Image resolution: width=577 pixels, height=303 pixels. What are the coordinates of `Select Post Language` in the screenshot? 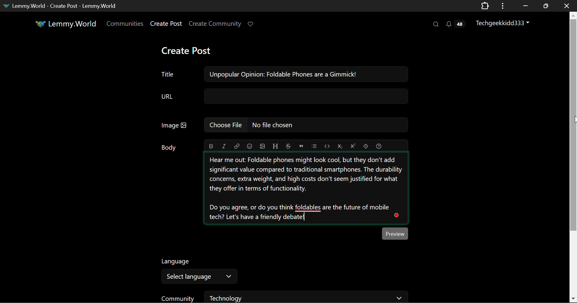 It's located at (197, 268).